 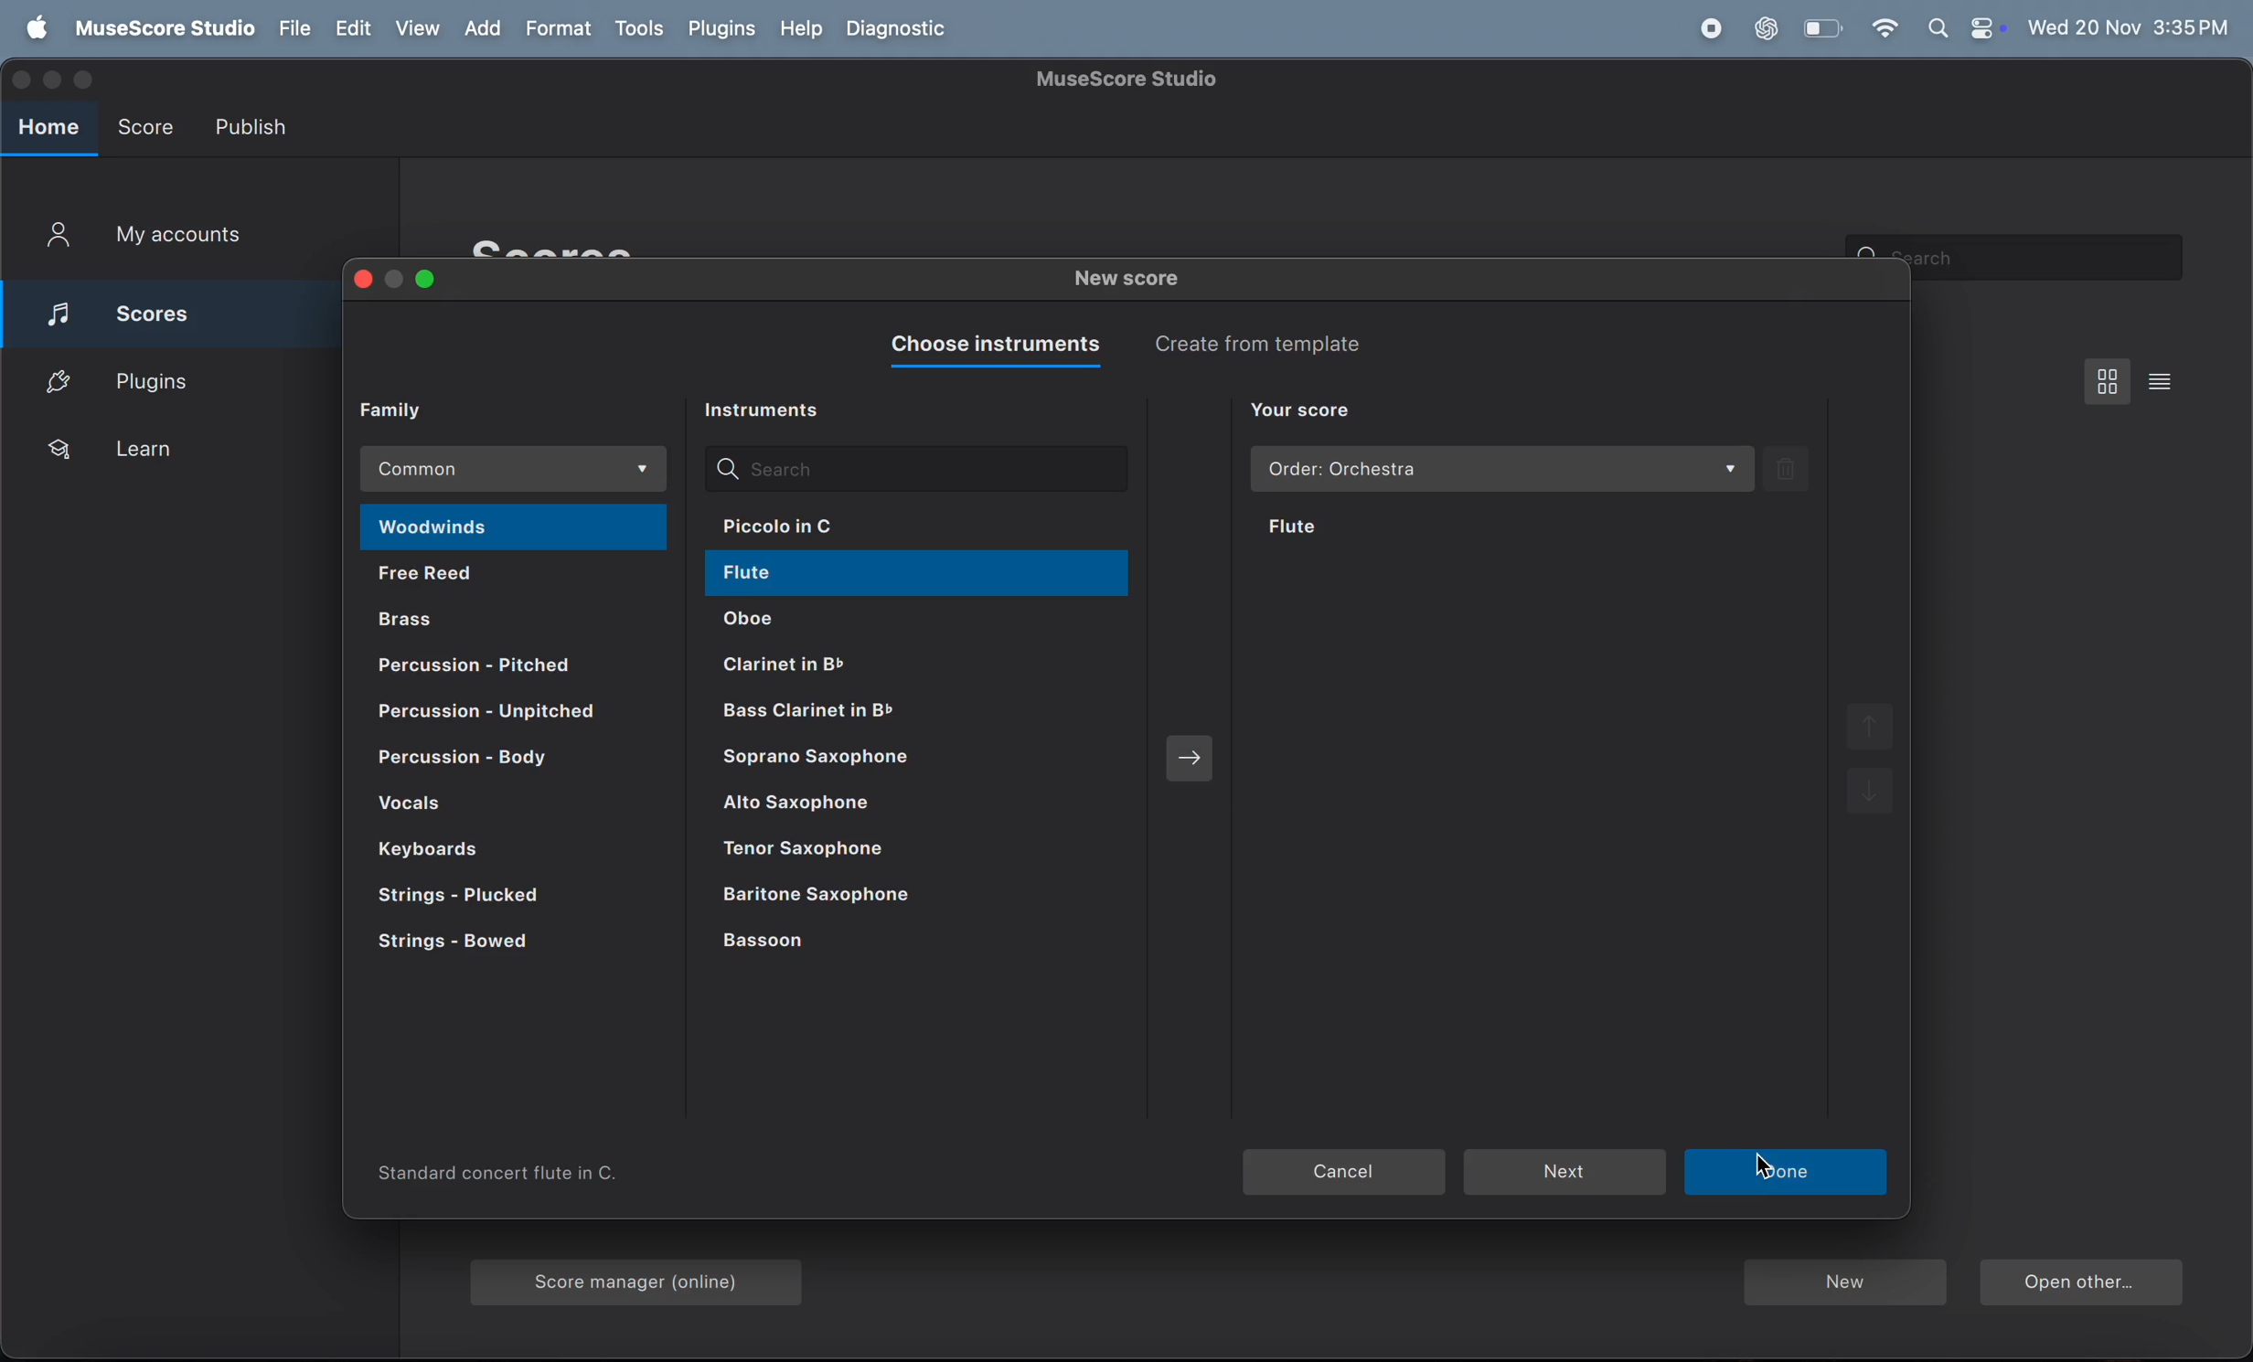 I want to click on list view, so click(x=2166, y=380).